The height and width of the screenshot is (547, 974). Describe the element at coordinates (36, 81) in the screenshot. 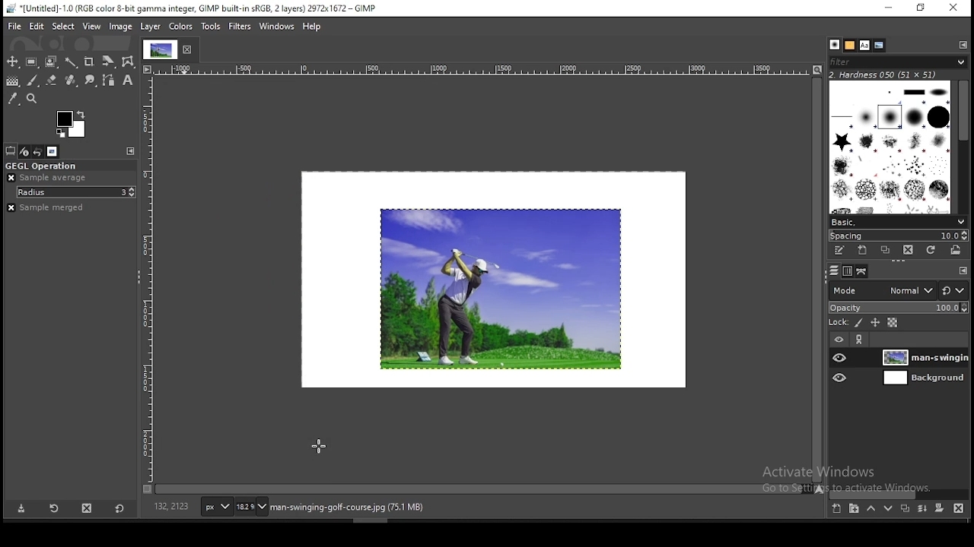

I see `brush tool` at that location.